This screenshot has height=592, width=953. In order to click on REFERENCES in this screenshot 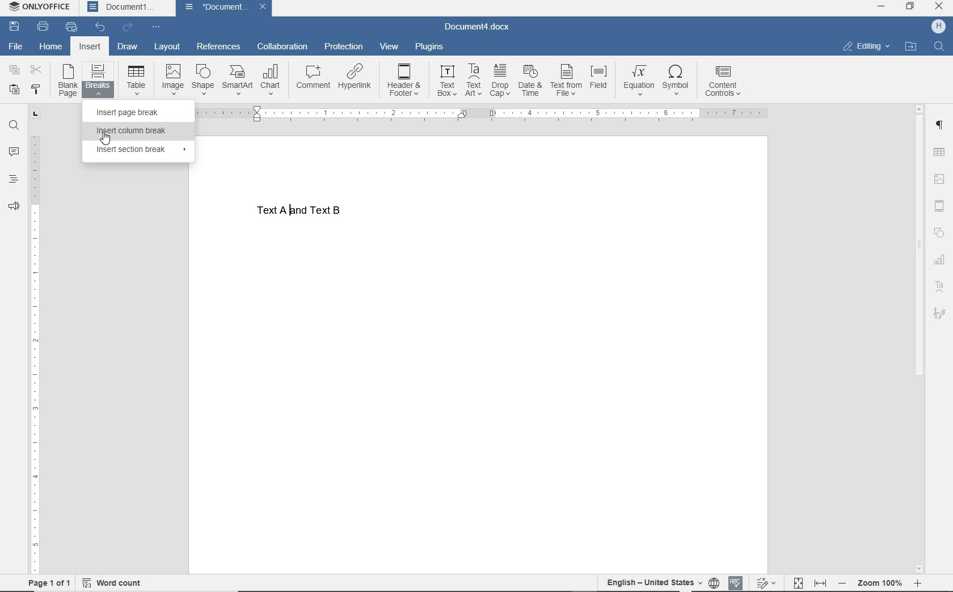, I will do `click(219, 48)`.